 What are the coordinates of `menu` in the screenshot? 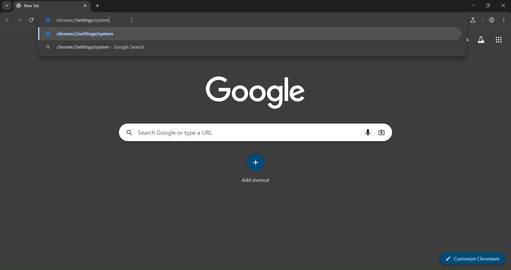 It's located at (505, 20).